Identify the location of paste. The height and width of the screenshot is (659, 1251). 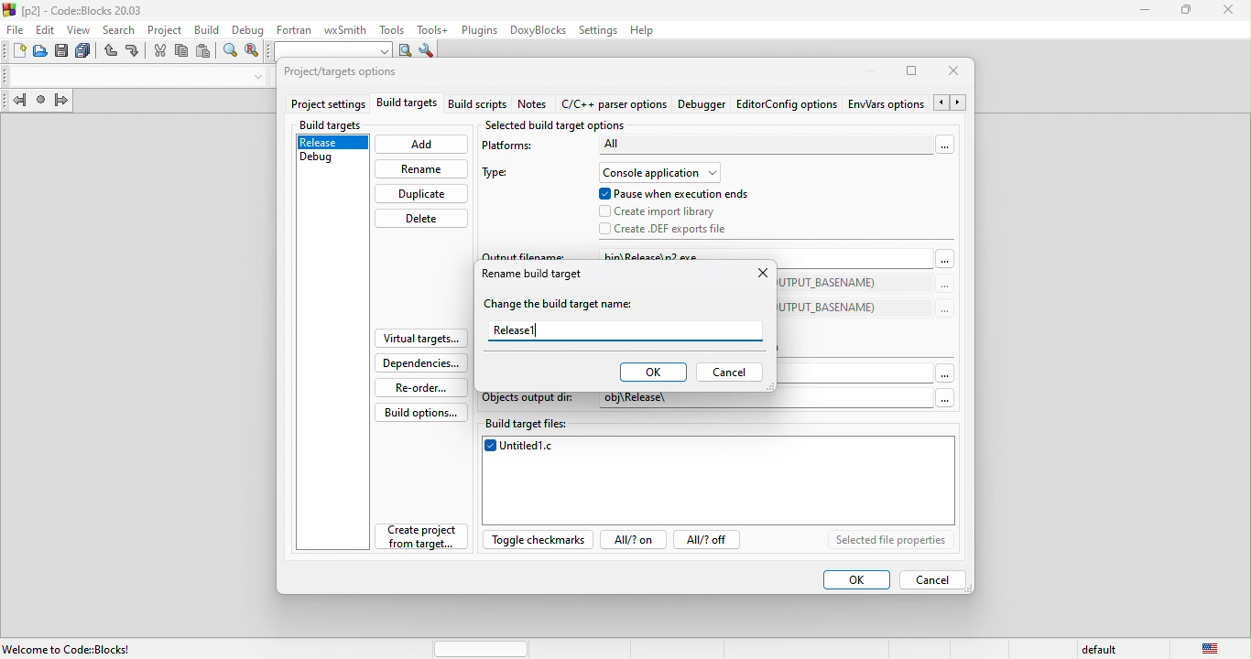
(203, 52).